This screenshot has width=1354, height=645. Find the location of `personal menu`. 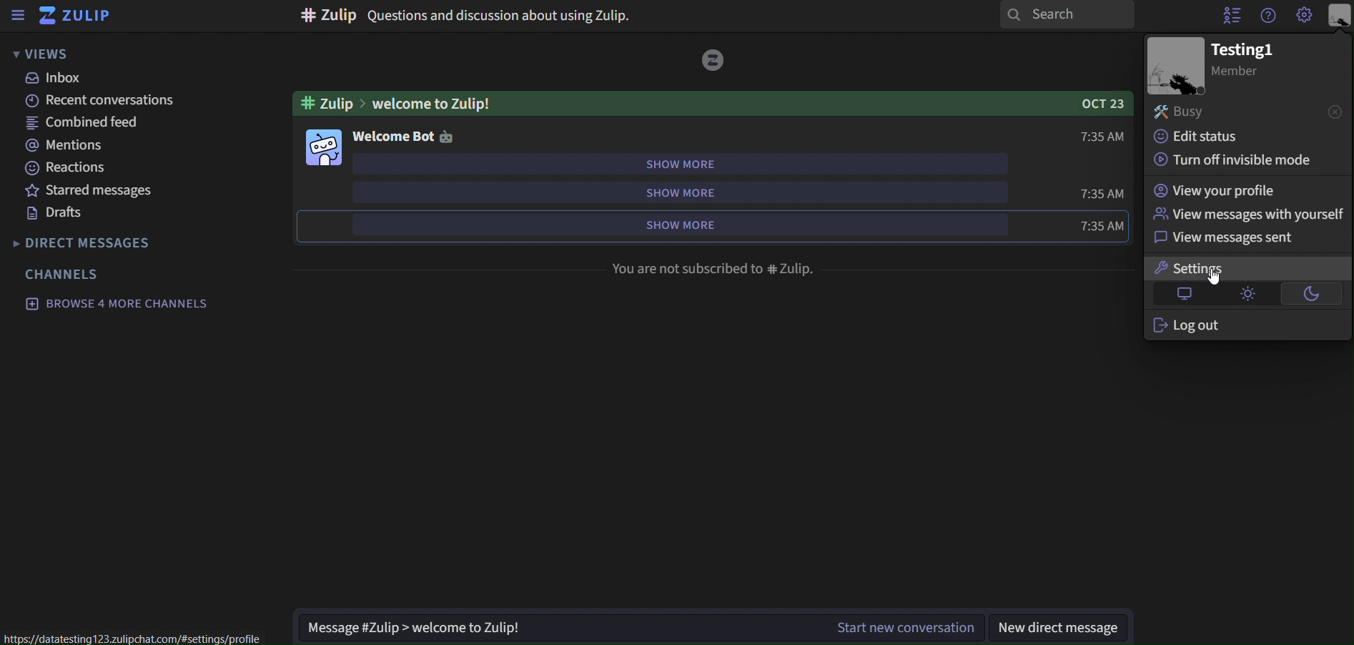

personal menu is located at coordinates (1340, 16).